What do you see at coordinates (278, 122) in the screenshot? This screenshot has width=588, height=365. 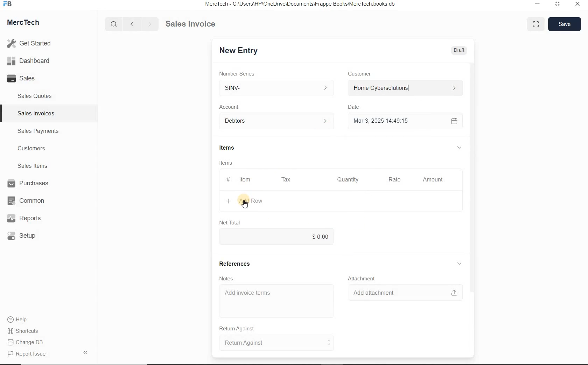 I see `Account dropdown` at bounding box center [278, 122].